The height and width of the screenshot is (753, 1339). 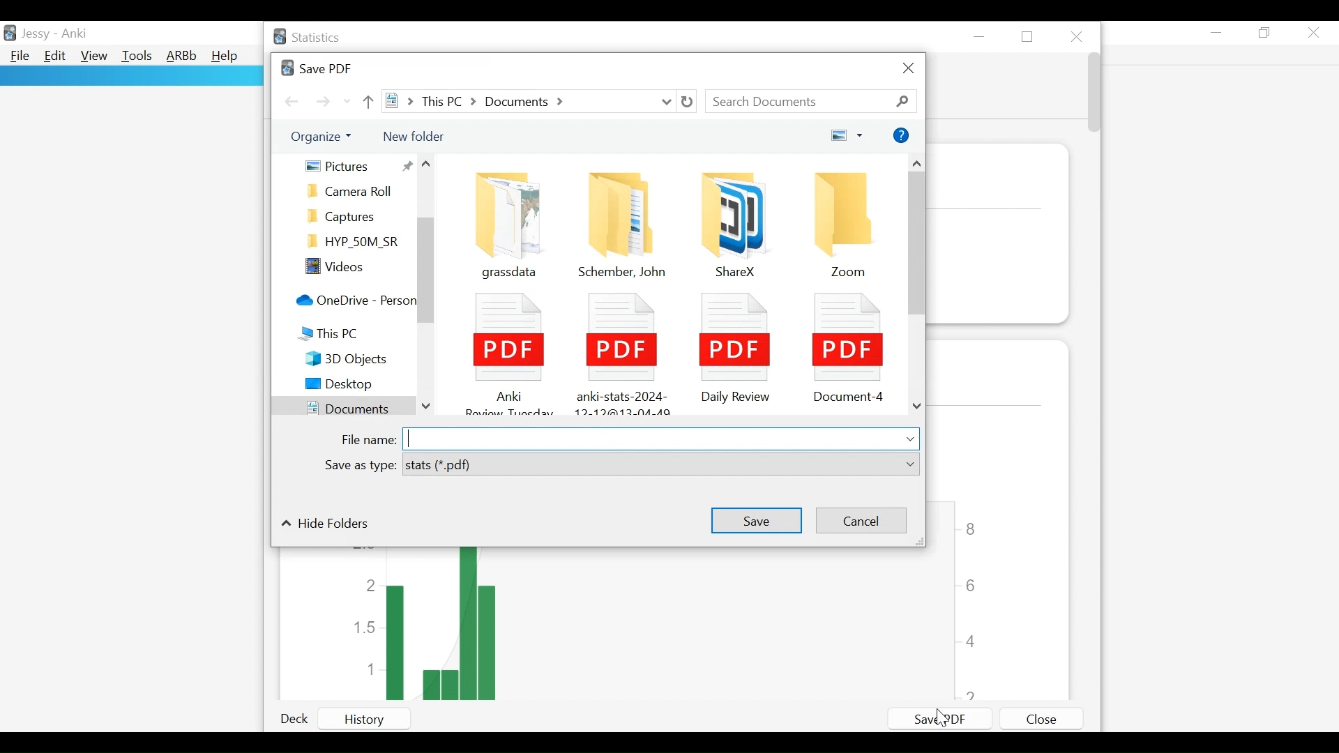 What do you see at coordinates (660, 465) in the screenshot?
I see `Select type` at bounding box center [660, 465].